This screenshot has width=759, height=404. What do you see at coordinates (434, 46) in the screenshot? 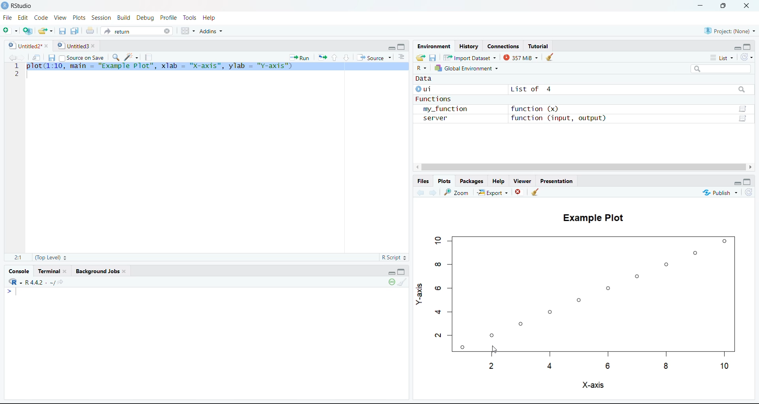
I see `Environment` at bounding box center [434, 46].